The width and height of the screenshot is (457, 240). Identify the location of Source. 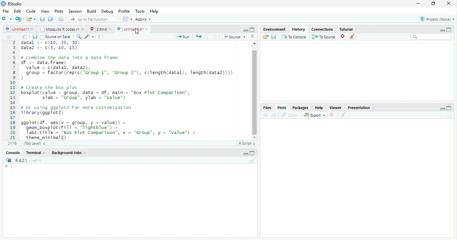
(234, 37).